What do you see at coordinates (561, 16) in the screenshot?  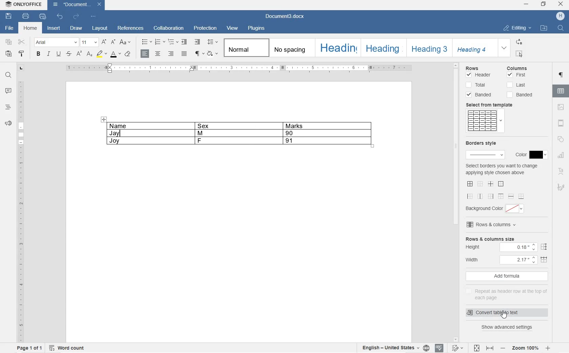 I see `HP` at bounding box center [561, 16].